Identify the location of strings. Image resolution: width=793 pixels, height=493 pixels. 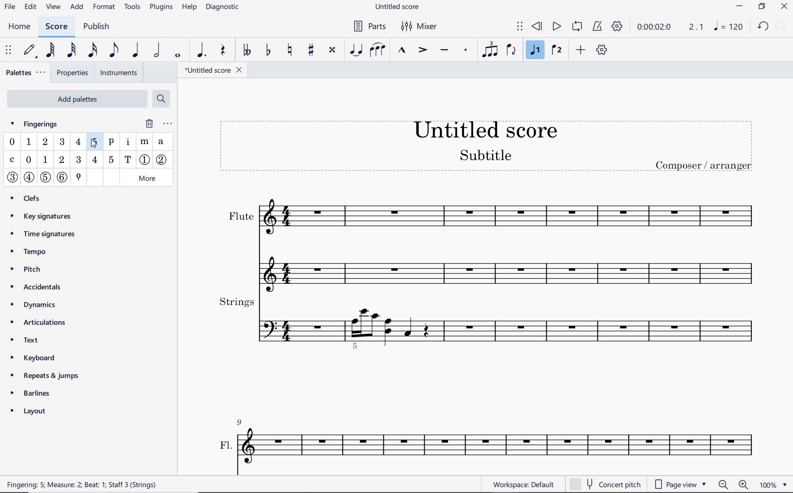
(487, 315).